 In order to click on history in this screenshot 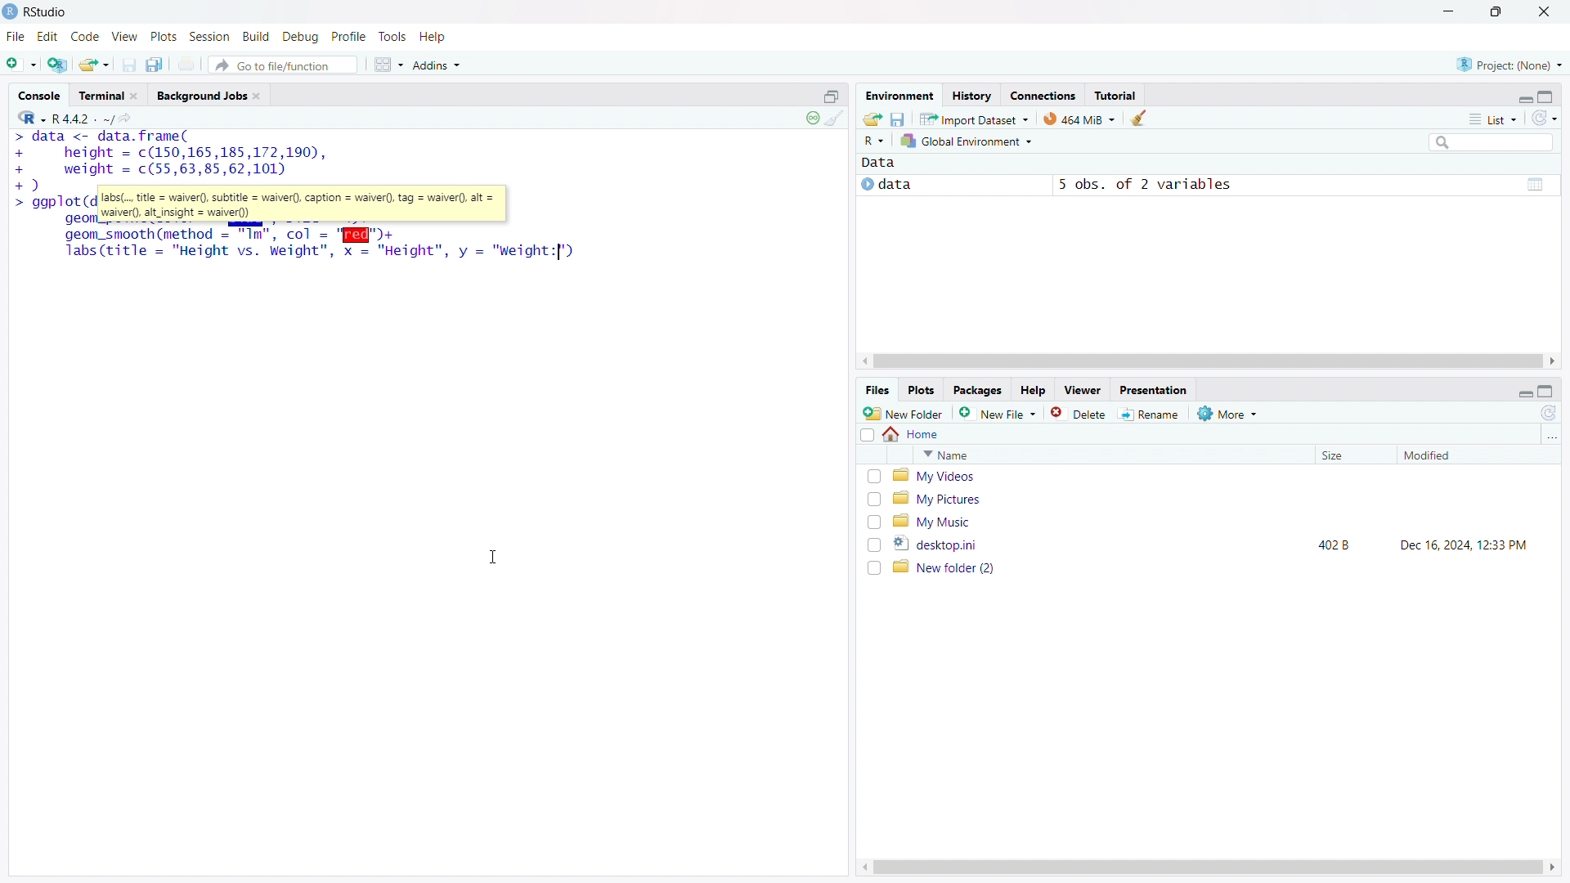, I will do `click(971, 95)`.